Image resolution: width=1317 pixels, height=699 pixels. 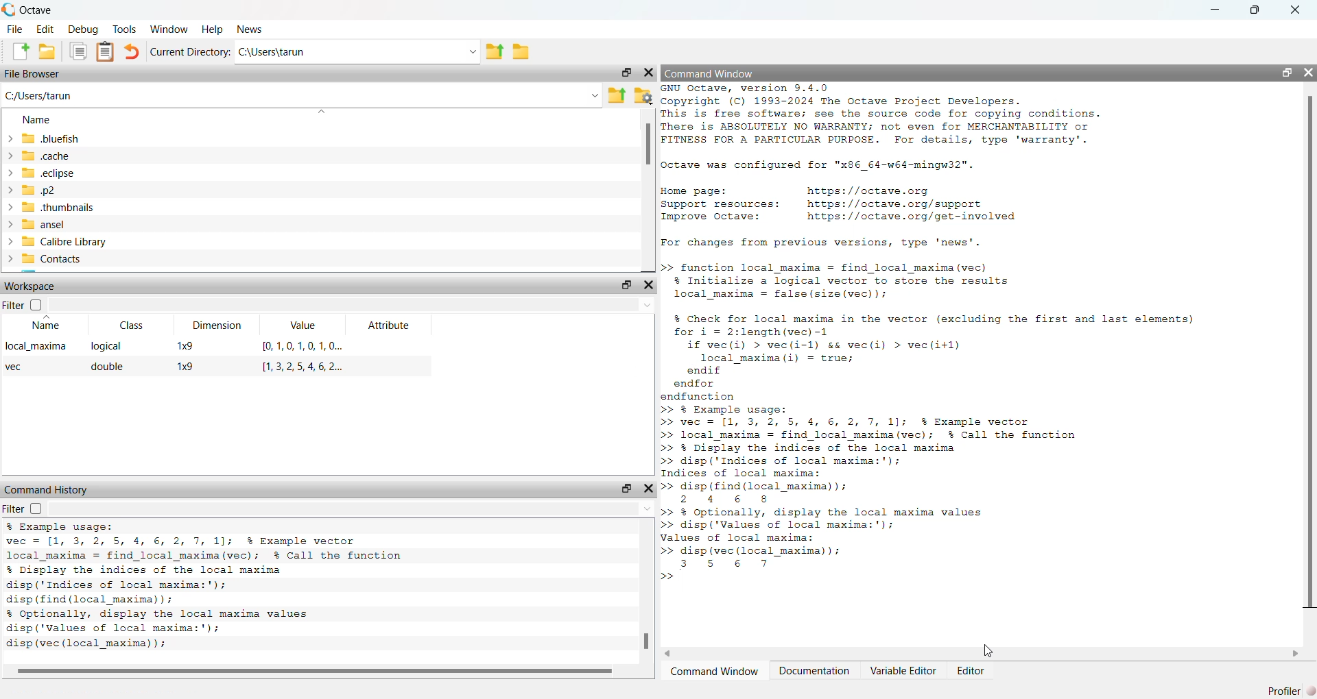 What do you see at coordinates (1286, 73) in the screenshot?
I see `Undock Widget` at bounding box center [1286, 73].